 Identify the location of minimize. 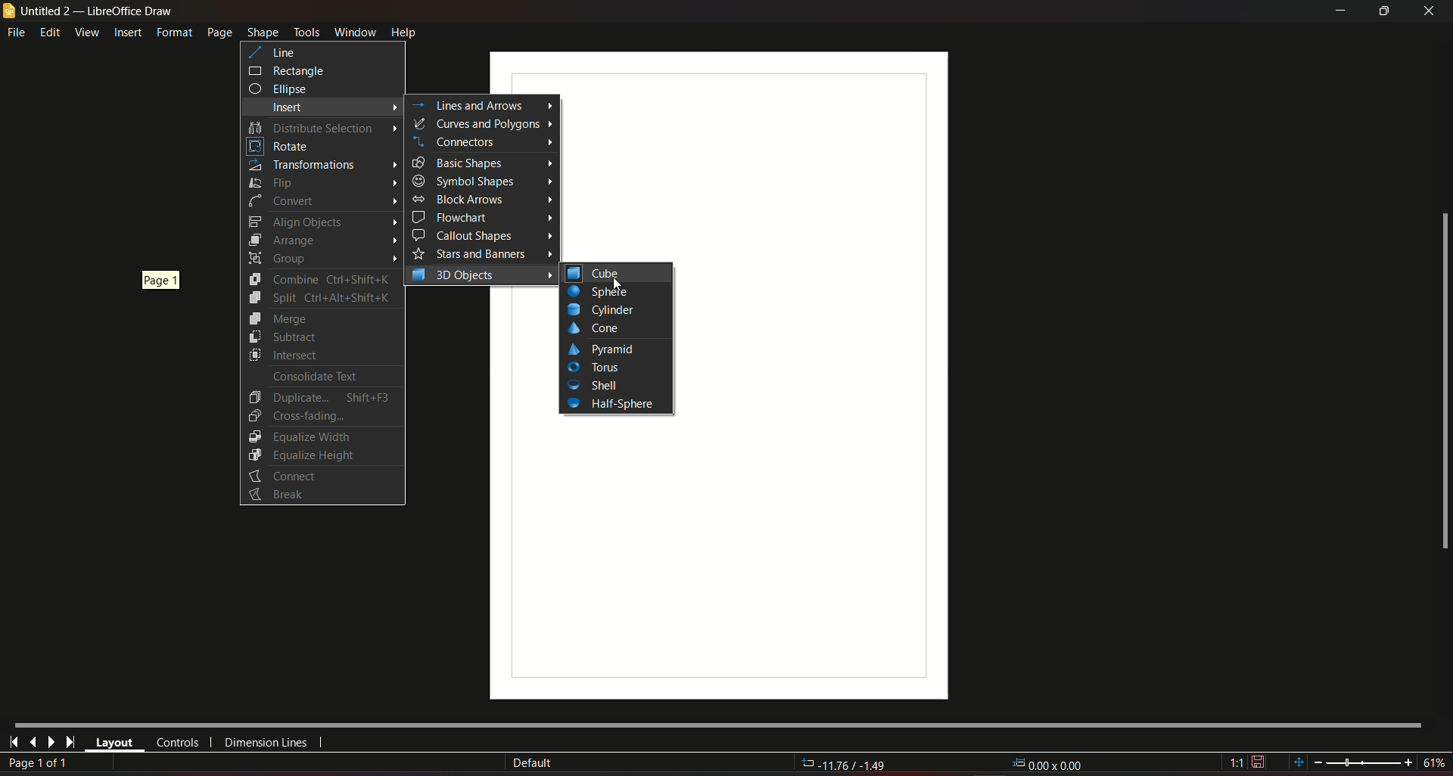
(1338, 11).